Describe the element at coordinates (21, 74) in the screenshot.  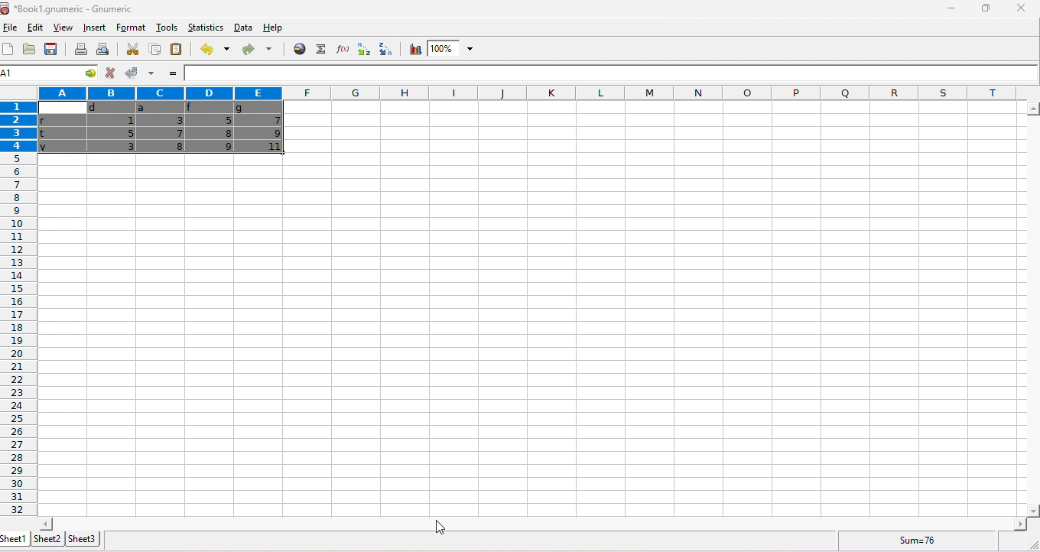
I see `selected cell ranges` at that location.